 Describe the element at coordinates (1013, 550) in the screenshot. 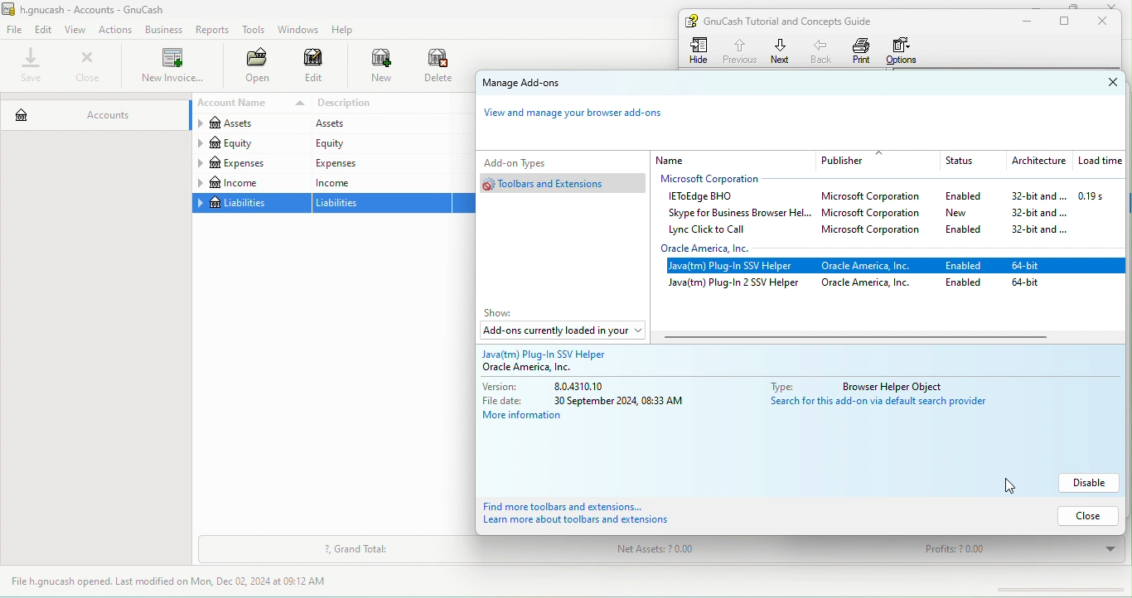

I see `profits?0.00` at that location.